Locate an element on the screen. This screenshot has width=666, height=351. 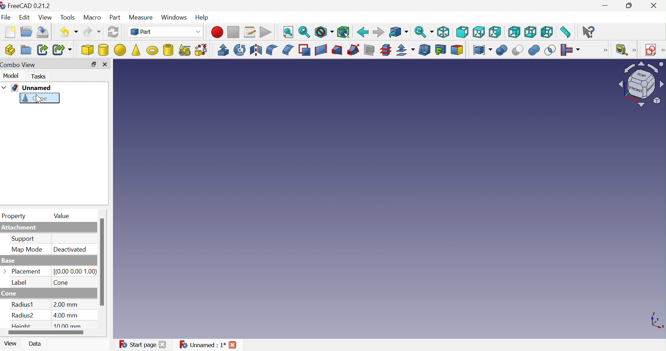
Create tube is located at coordinates (167, 49).